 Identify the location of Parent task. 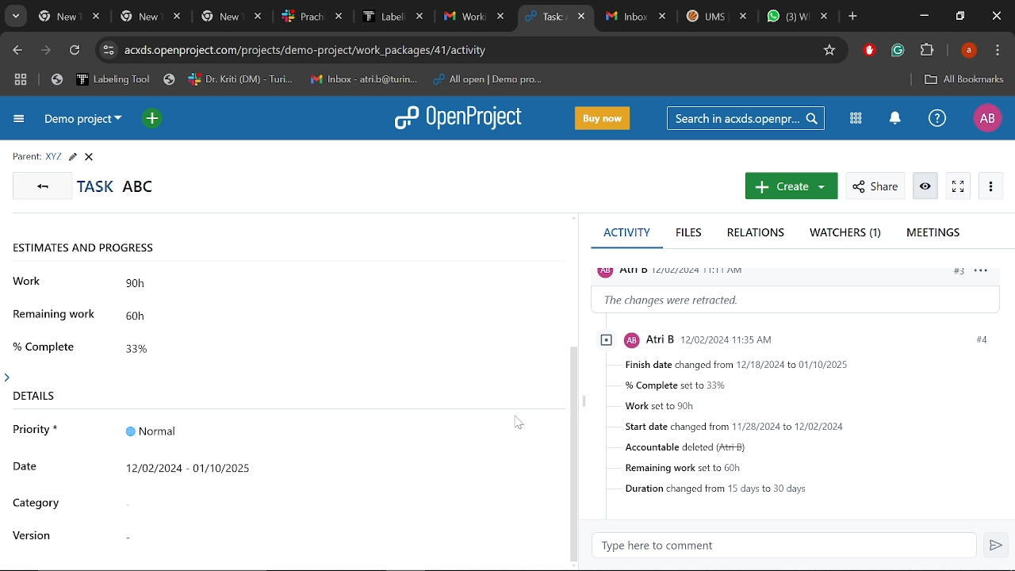
(54, 157).